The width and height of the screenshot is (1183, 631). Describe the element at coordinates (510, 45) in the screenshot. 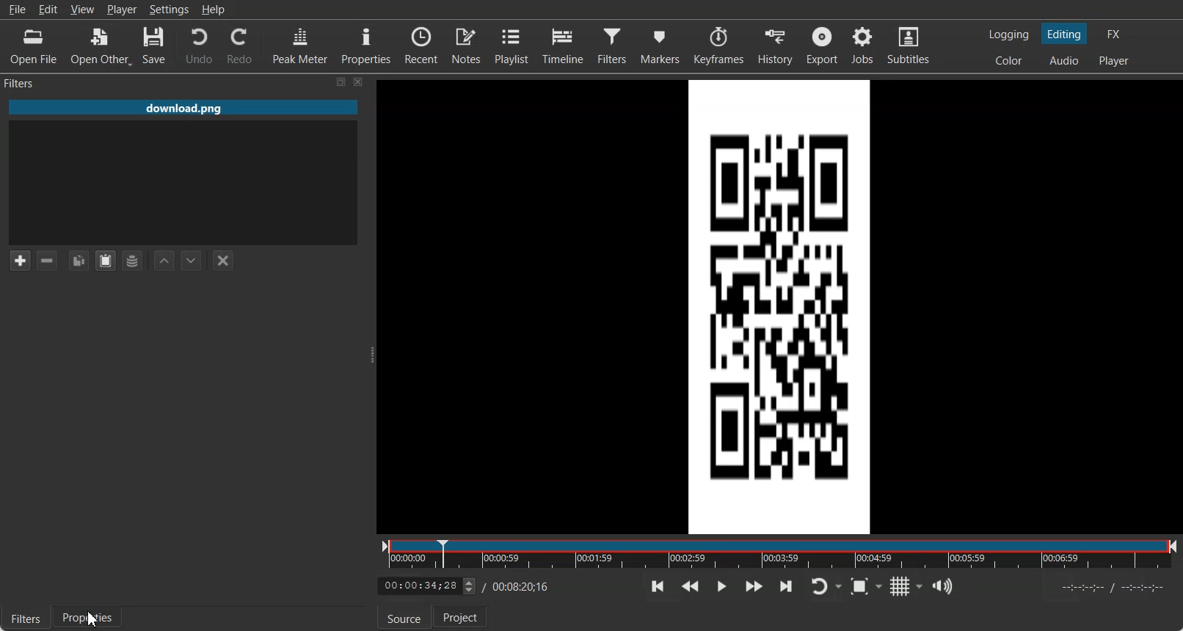

I see `Playlist` at that location.